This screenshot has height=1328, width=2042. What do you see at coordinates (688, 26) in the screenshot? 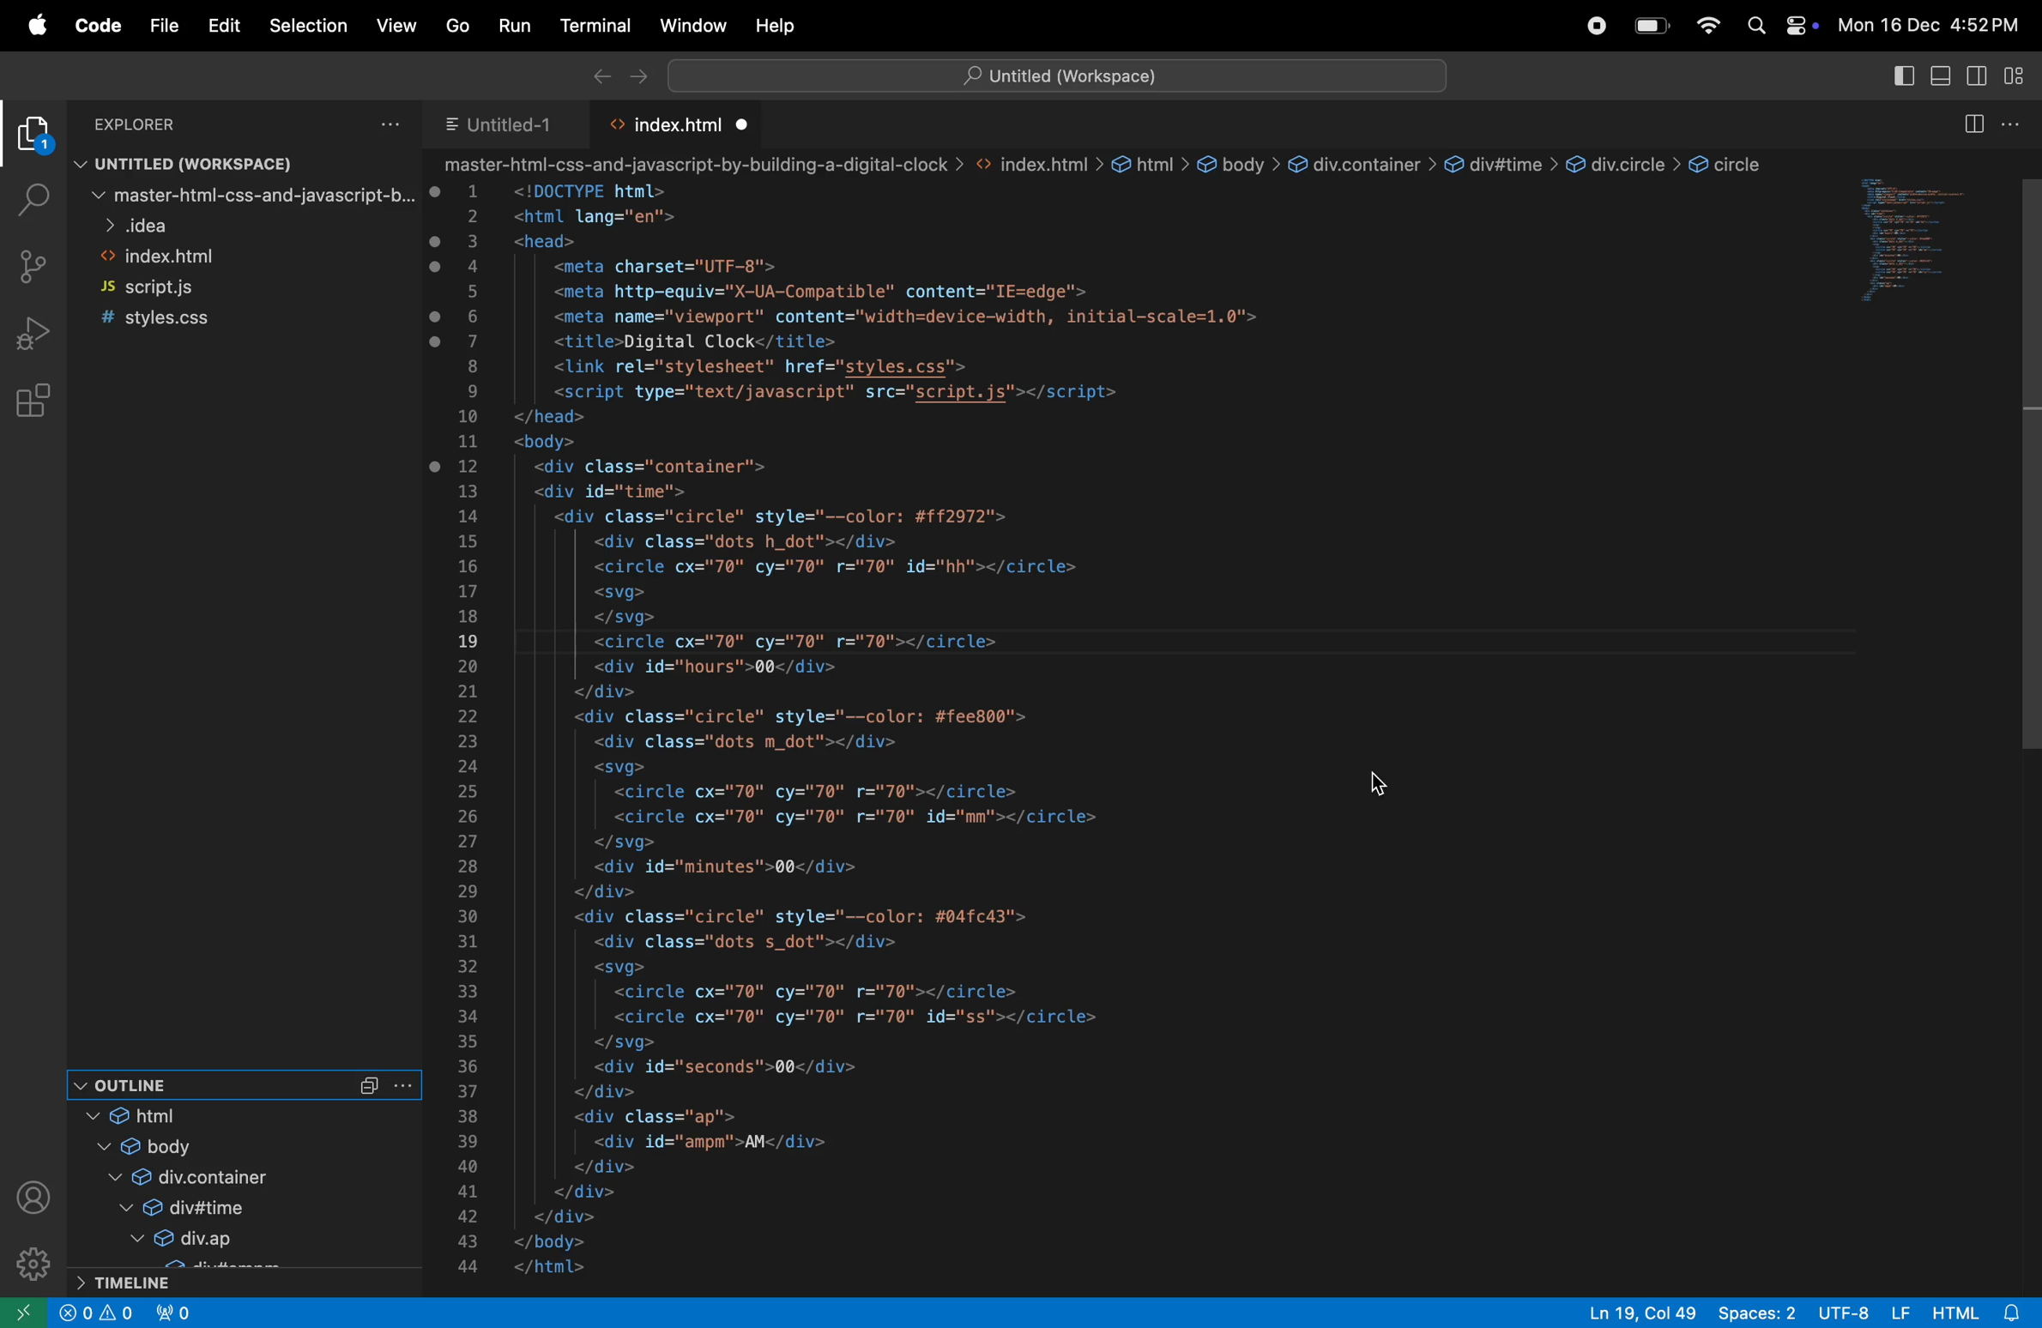
I see `window` at bounding box center [688, 26].